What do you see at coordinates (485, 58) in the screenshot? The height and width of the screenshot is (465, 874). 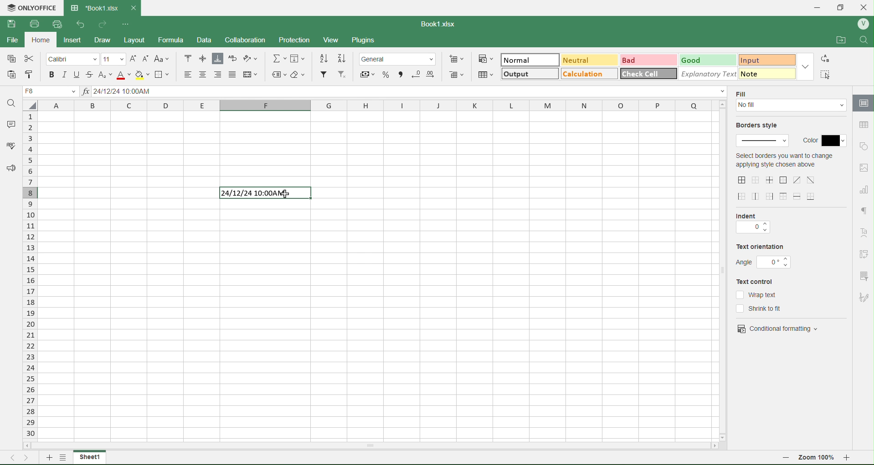 I see `Conditional Formating` at bounding box center [485, 58].